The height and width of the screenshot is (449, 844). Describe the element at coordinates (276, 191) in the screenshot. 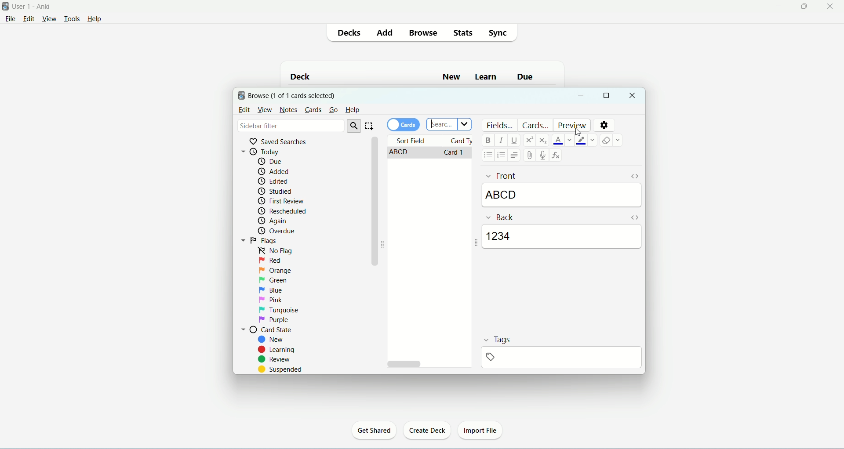

I see `studied` at that location.